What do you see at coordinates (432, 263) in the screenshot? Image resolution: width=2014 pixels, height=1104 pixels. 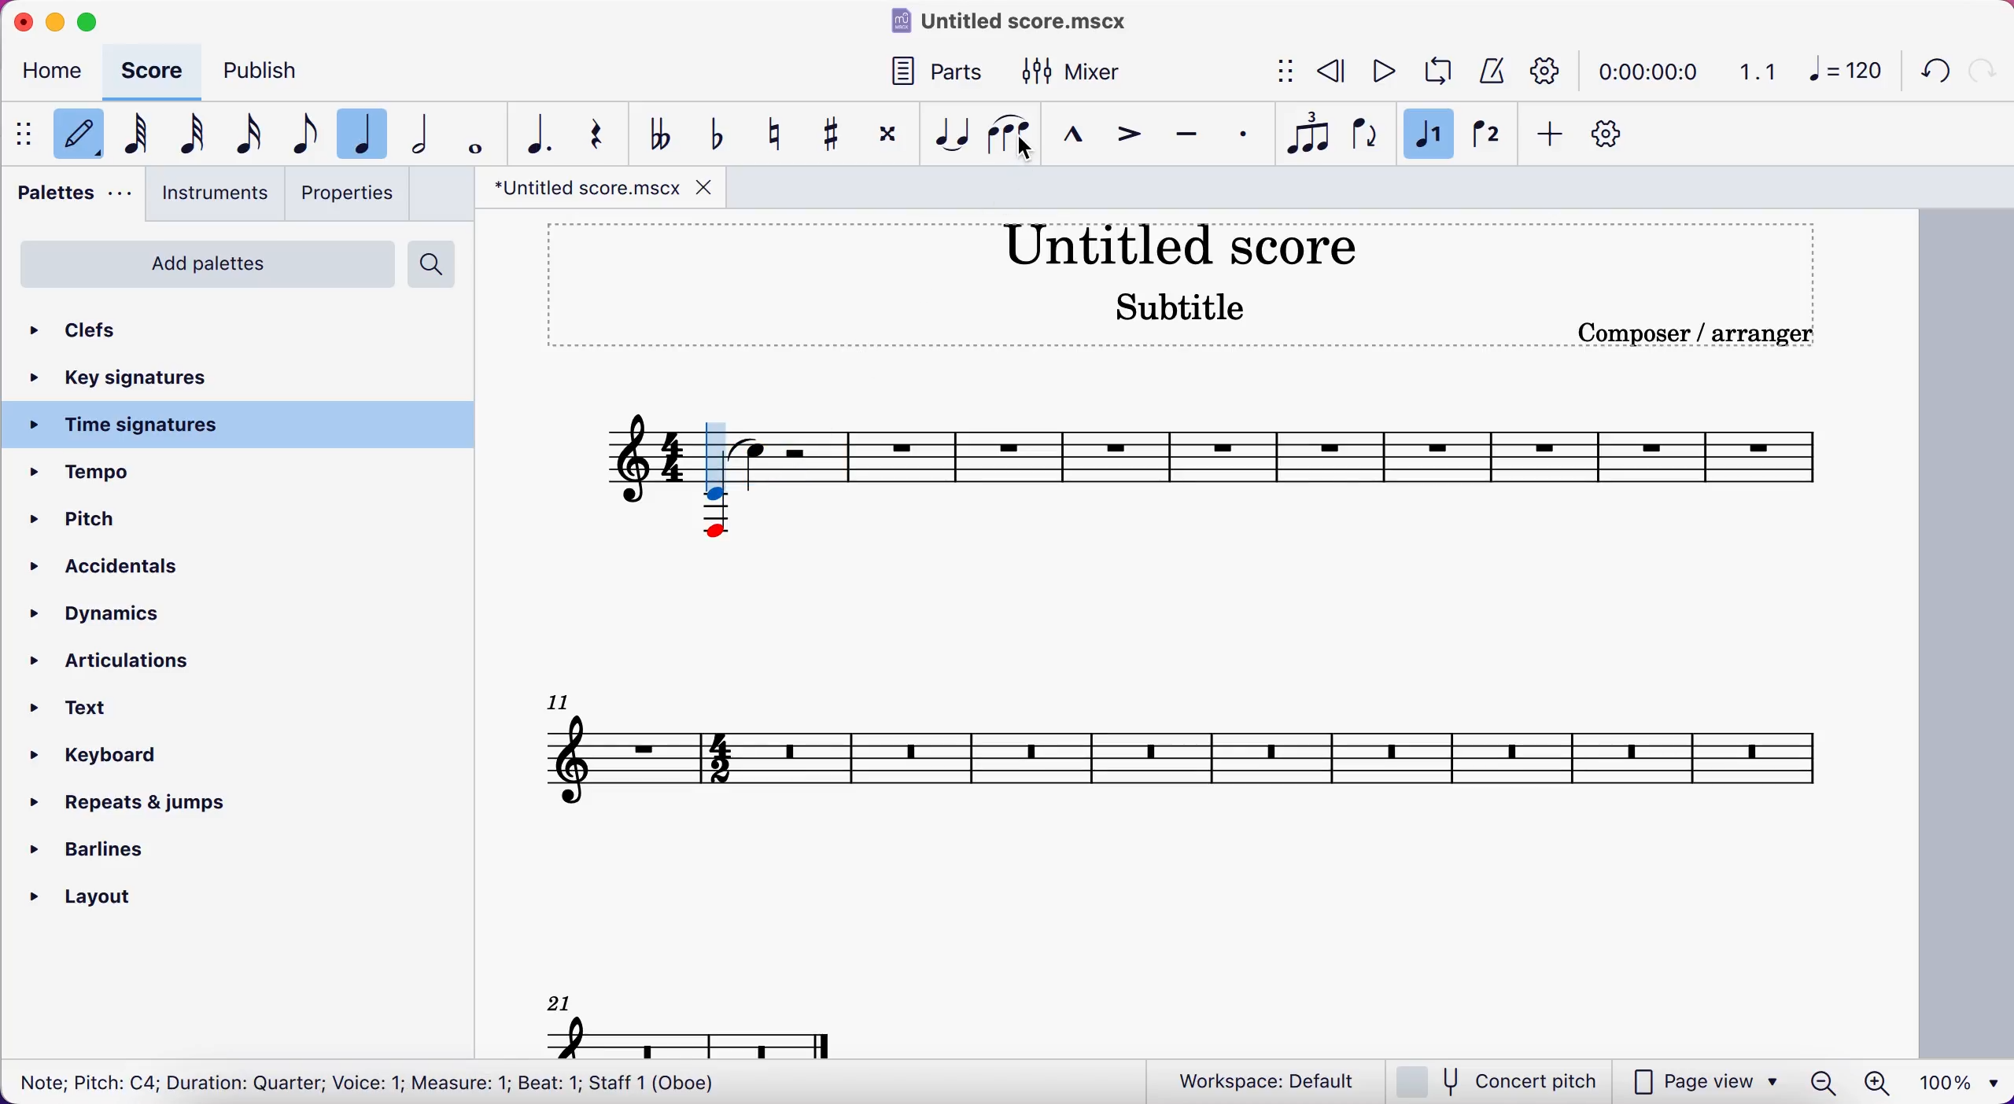 I see `search palette` at bounding box center [432, 263].